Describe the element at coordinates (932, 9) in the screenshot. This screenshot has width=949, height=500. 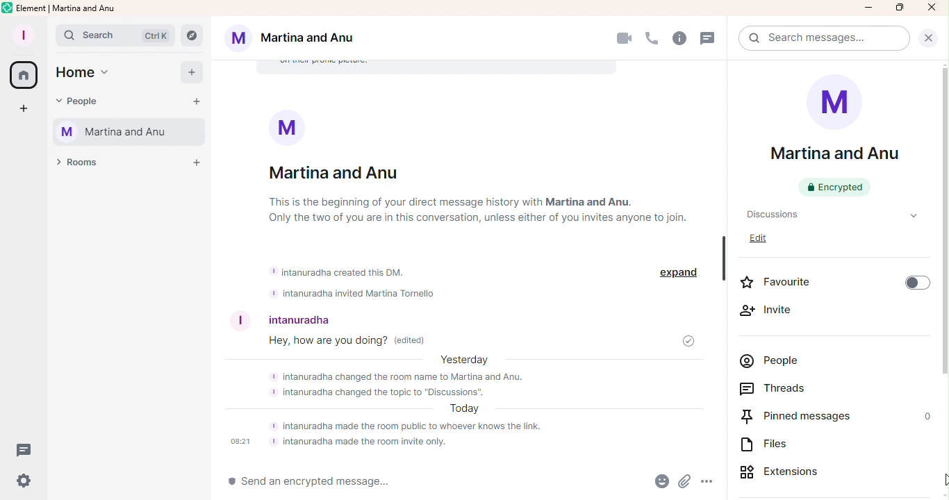
I see `Close` at that location.